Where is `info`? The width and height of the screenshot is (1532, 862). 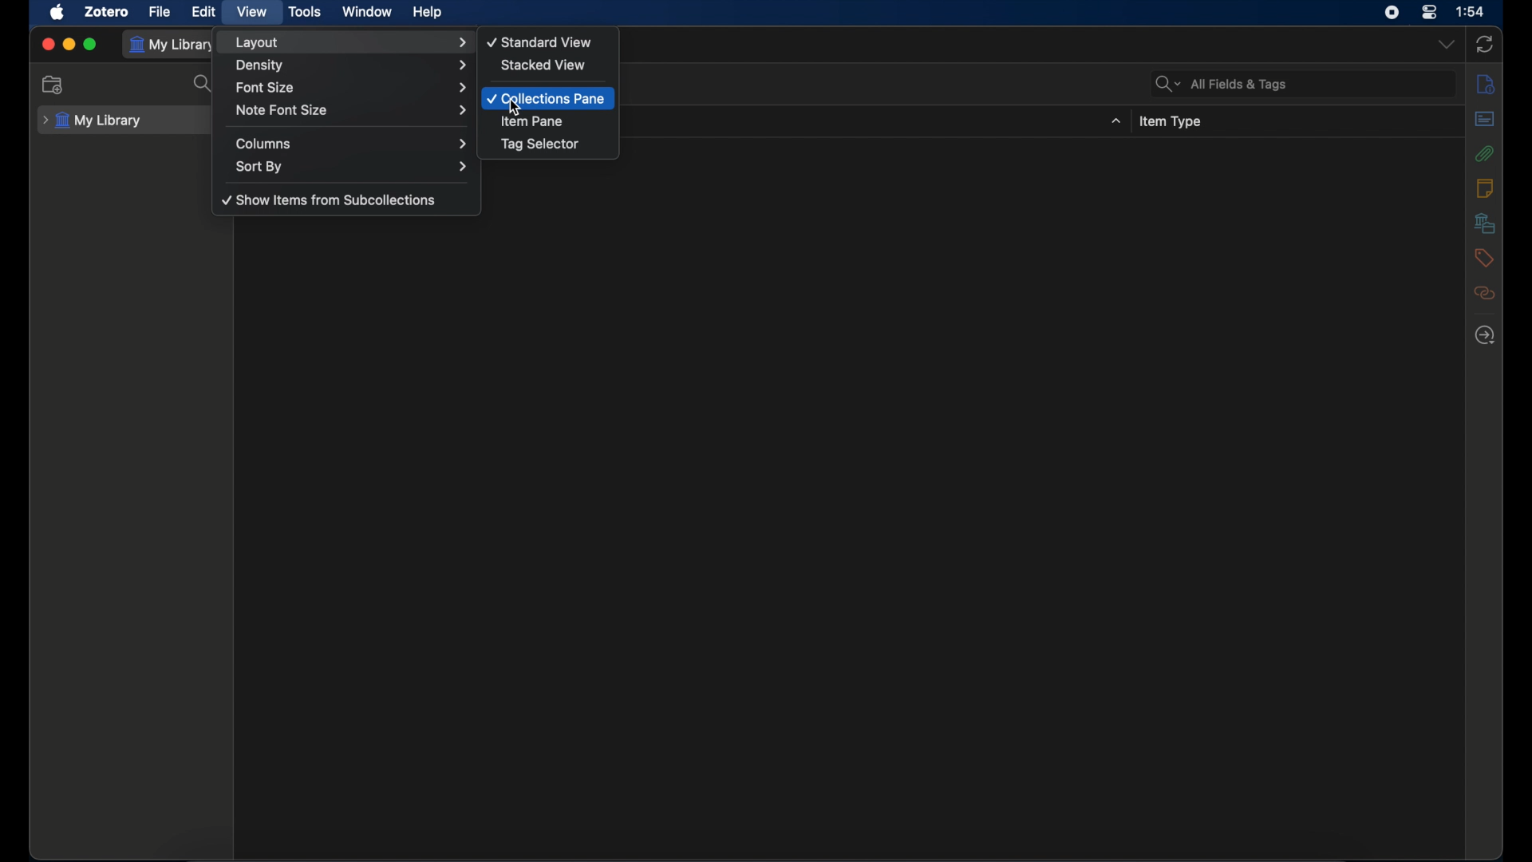 info is located at coordinates (1486, 85).